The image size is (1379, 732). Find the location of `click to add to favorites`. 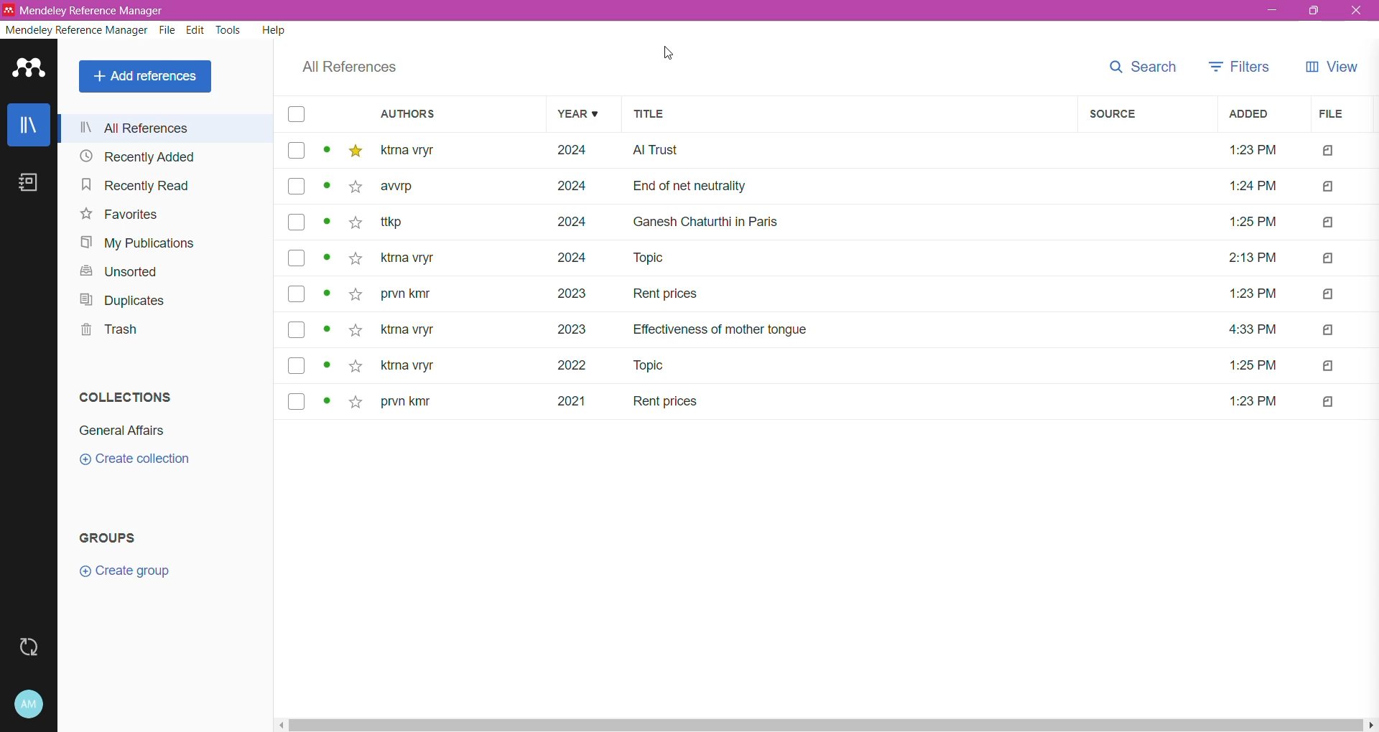

click to add to favorites is located at coordinates (356, 329).